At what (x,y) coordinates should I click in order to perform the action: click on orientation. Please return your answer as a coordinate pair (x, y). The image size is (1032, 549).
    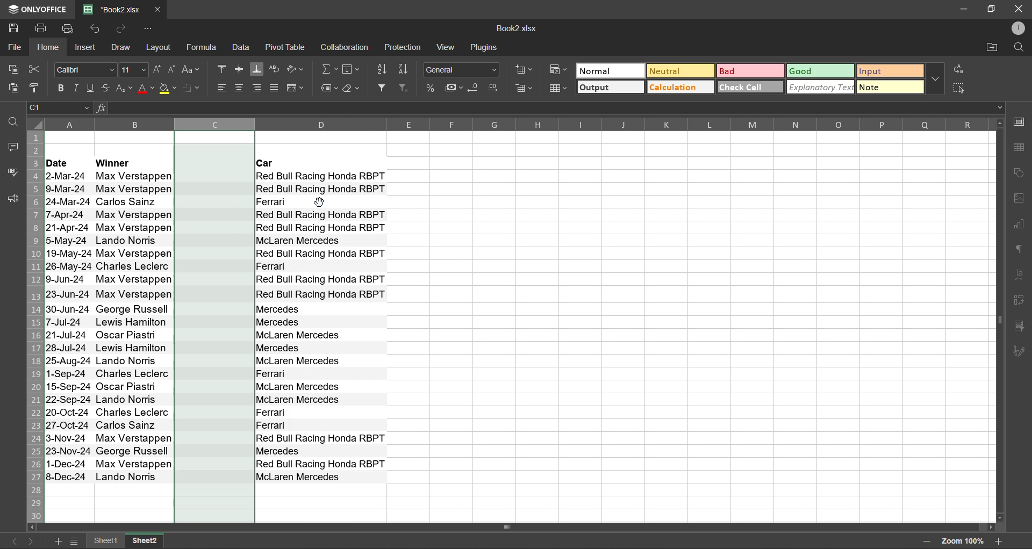
    Looking at the image, I should click on (296, 68).